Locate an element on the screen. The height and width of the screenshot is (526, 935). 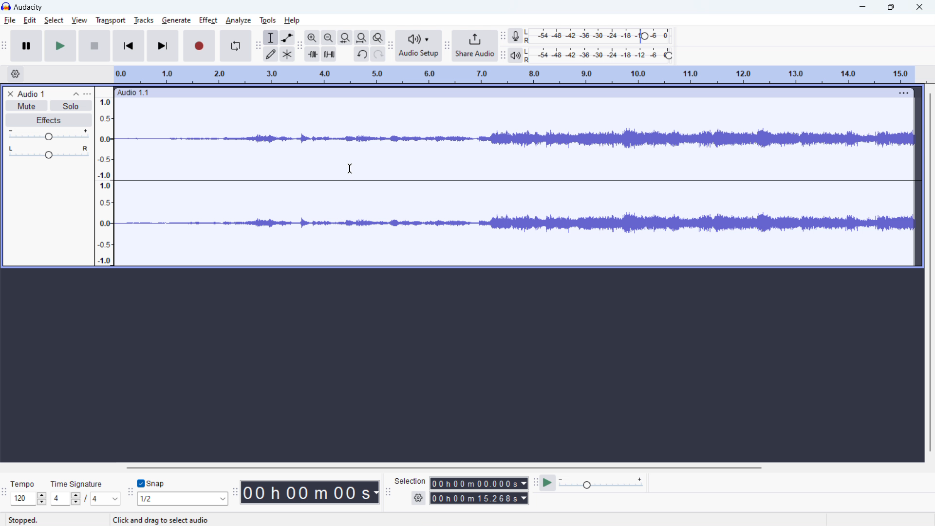
Stopped  is located at coordinates (25, 520).